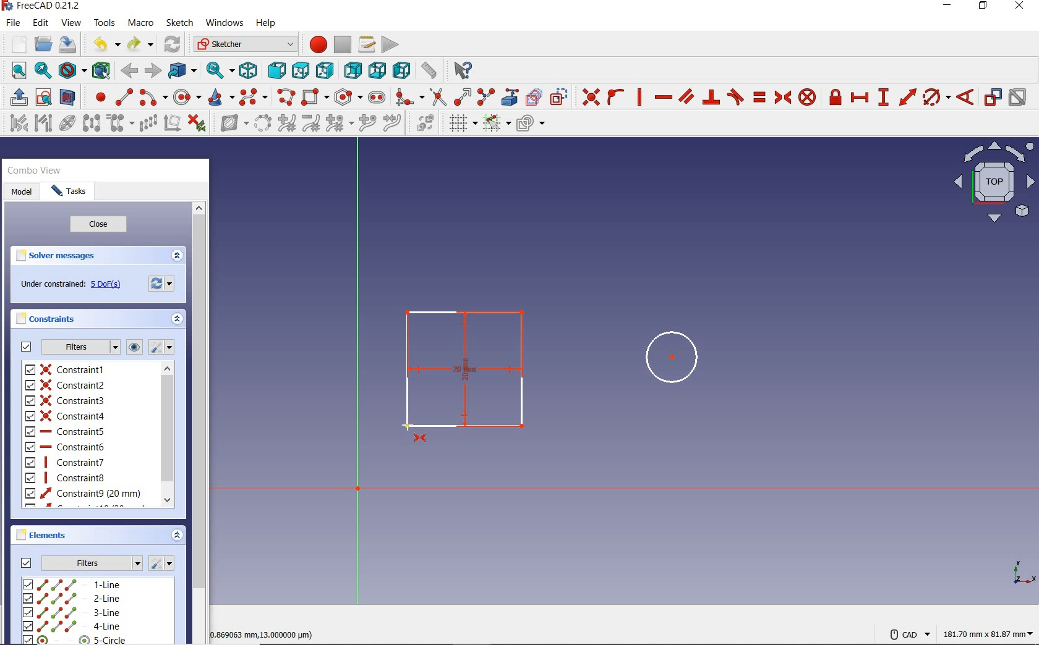 This screenshot has height=645, width=1039. I want to click on constrain block, so click(808, 98).